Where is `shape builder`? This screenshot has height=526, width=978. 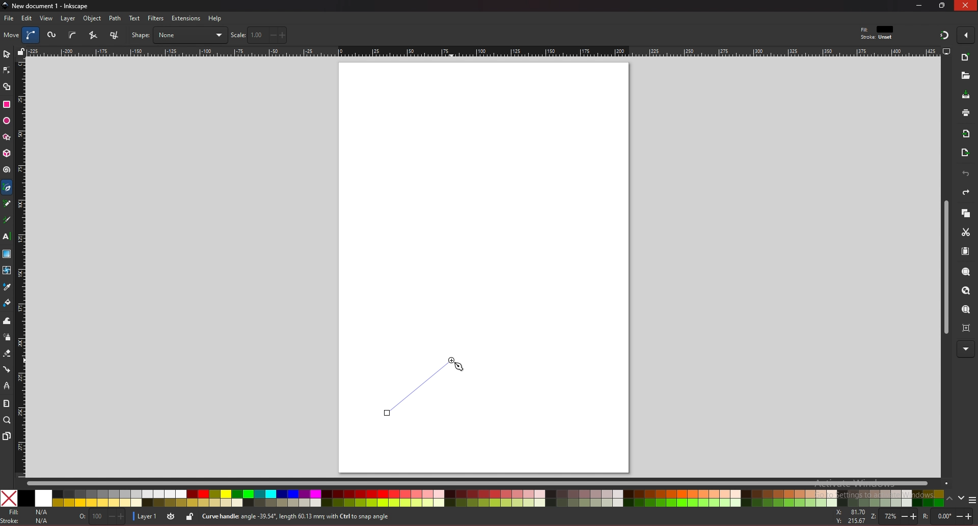 shape builder is located at coordinates (7, 87).